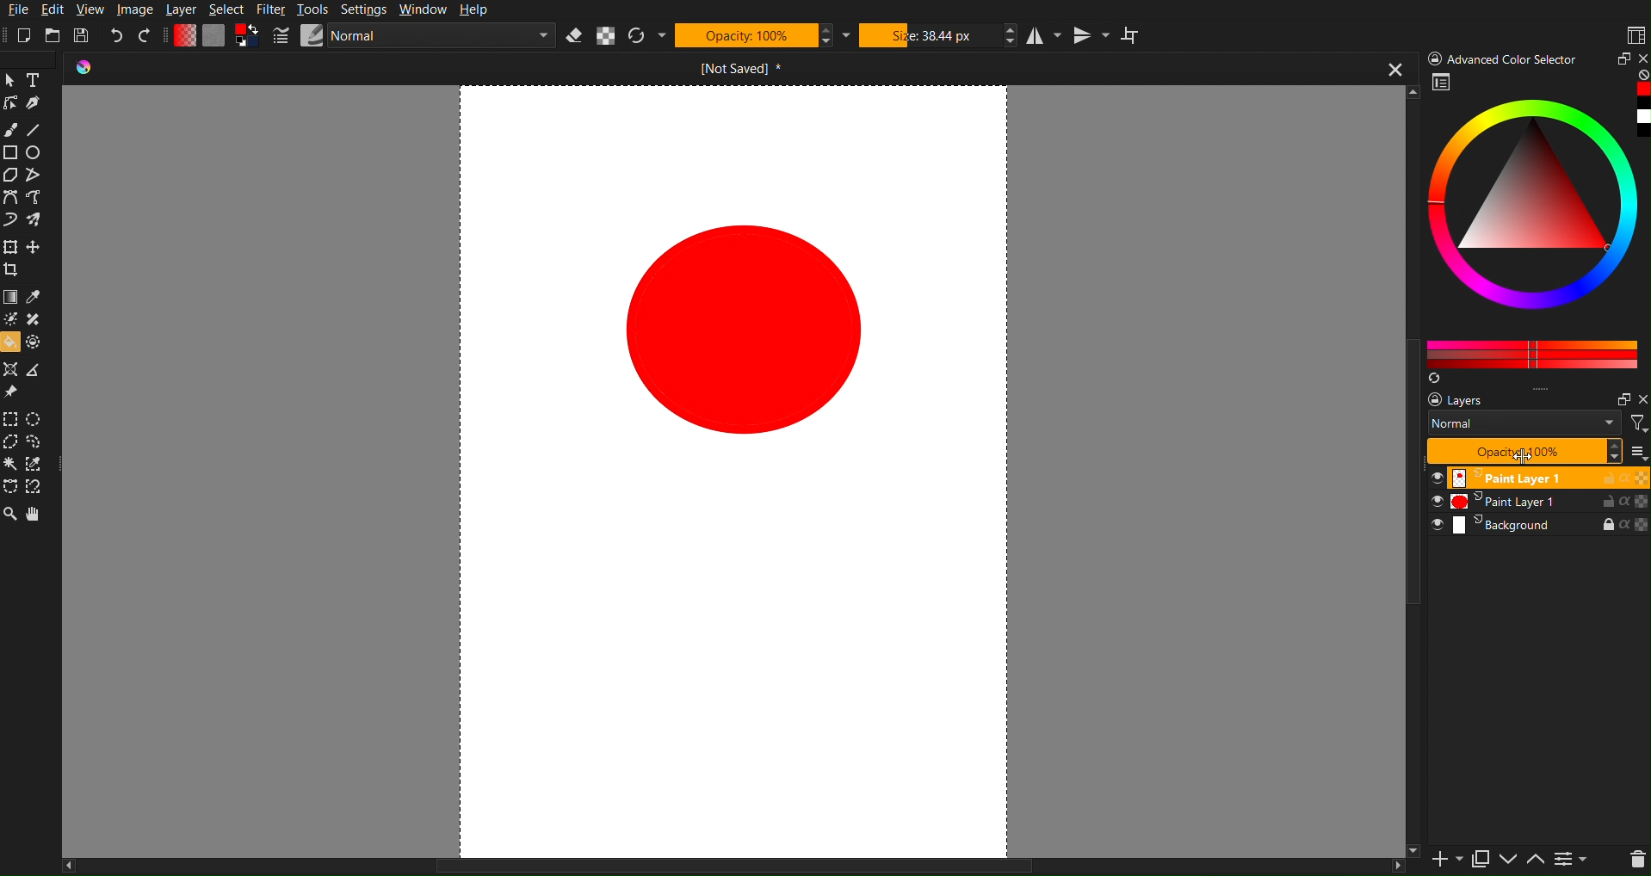  What do you see at coordinates (34, 197) in the screenshot?
I see `Freehand path` at bounding box center [34, 197].